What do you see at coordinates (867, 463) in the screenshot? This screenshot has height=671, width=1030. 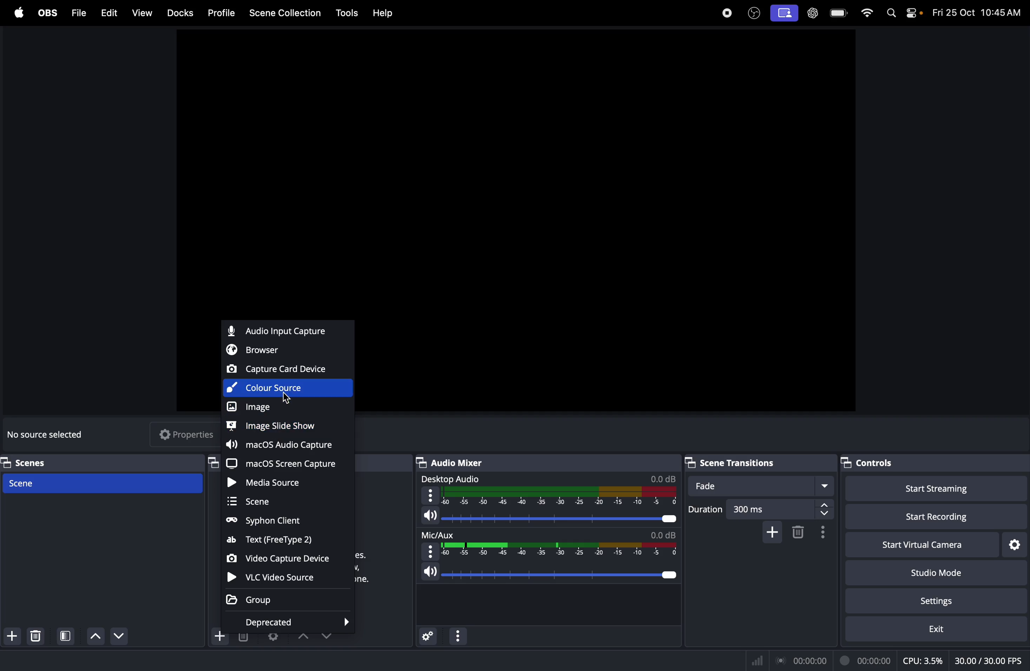 I see `controls` at bounding box center [867, 463].